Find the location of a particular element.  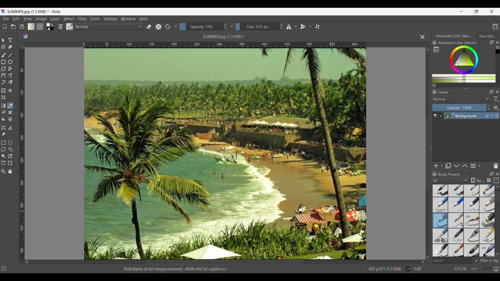

Quick slide to top is located at coordinates (497, 187).